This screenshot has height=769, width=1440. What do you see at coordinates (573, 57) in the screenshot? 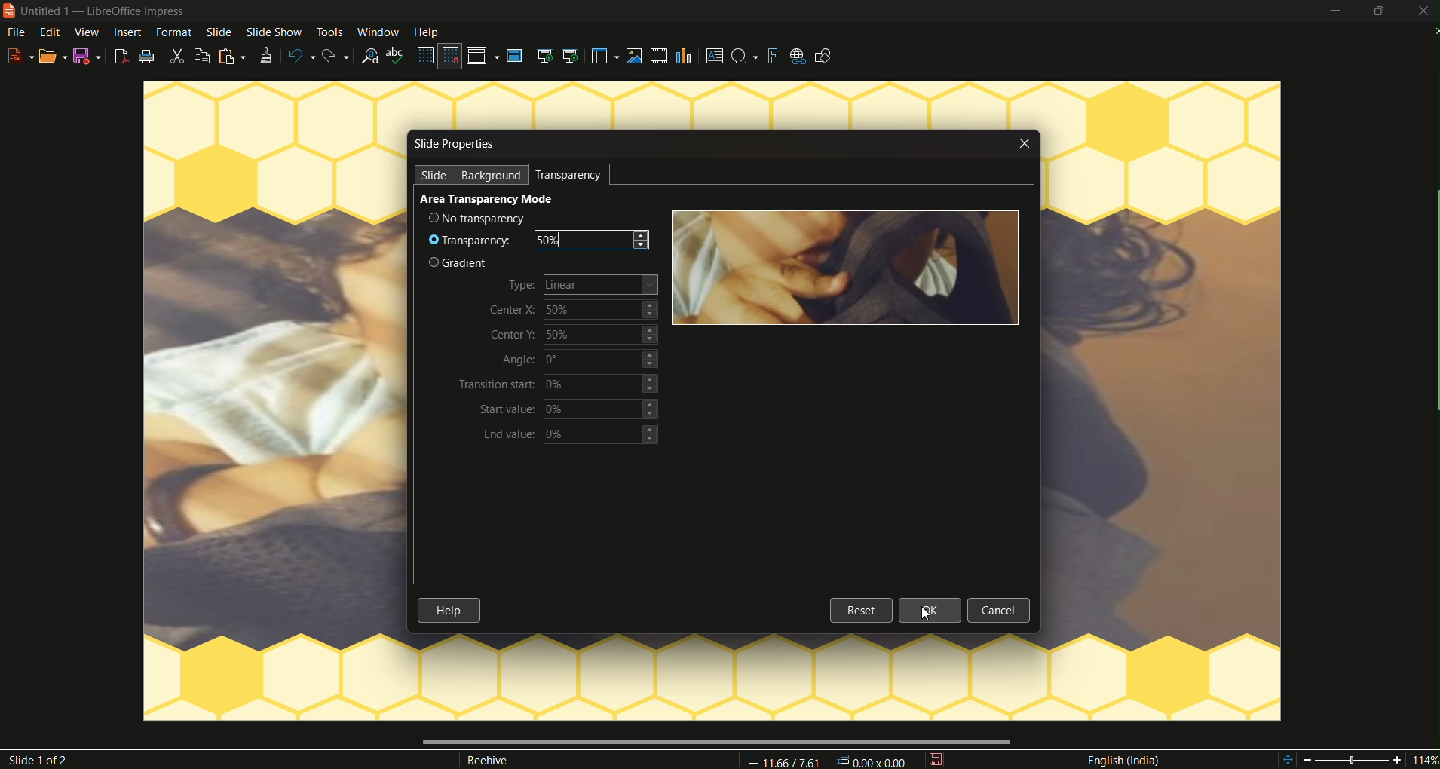
I see `start from the current slide` at bounding box center [573, 57].